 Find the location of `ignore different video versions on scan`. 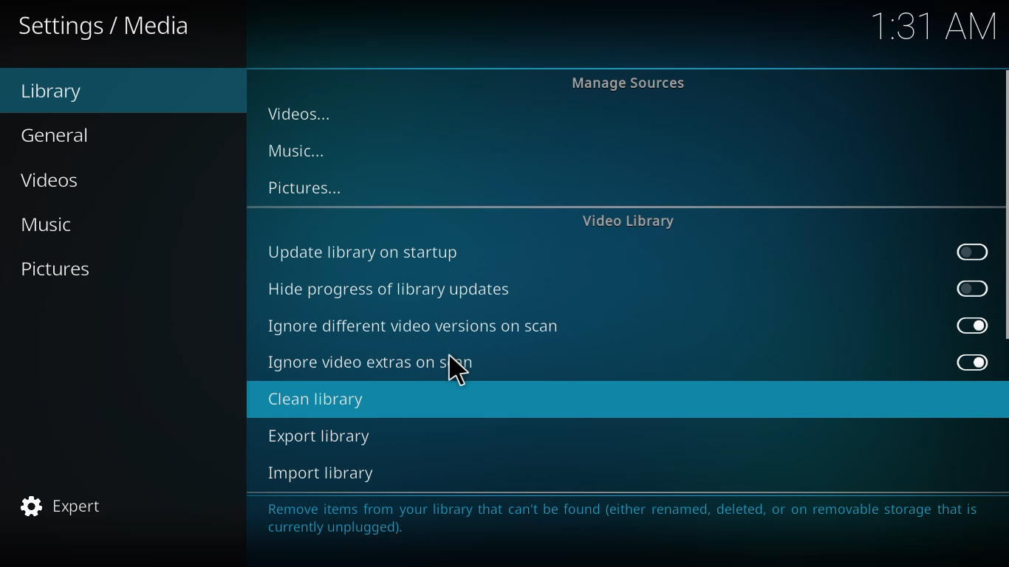

ignore different video versions on scan is located at coordinates (417, 328).